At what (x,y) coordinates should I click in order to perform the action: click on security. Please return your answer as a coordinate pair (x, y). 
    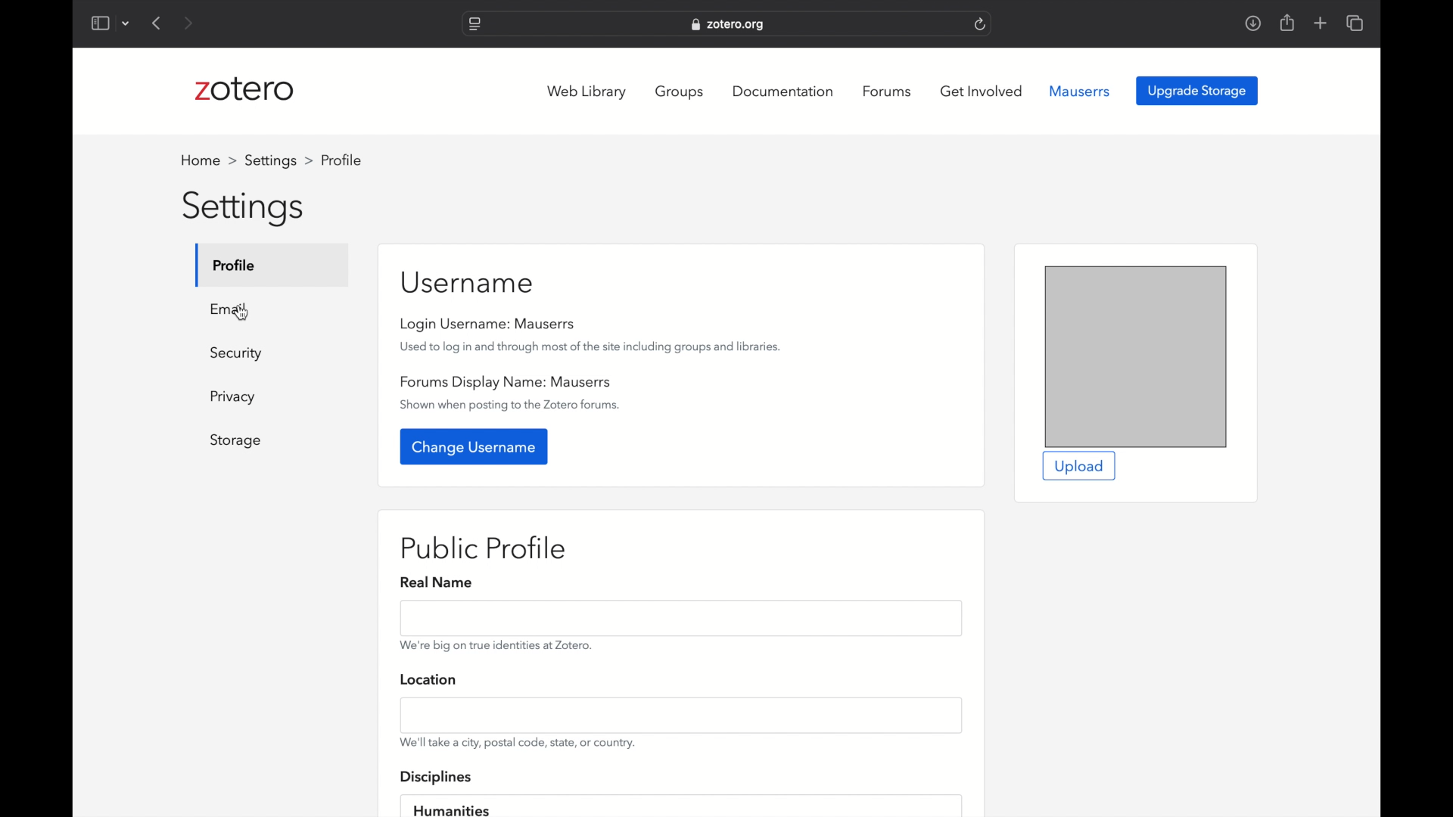
    Looking at the image, I should click on (238, 354).